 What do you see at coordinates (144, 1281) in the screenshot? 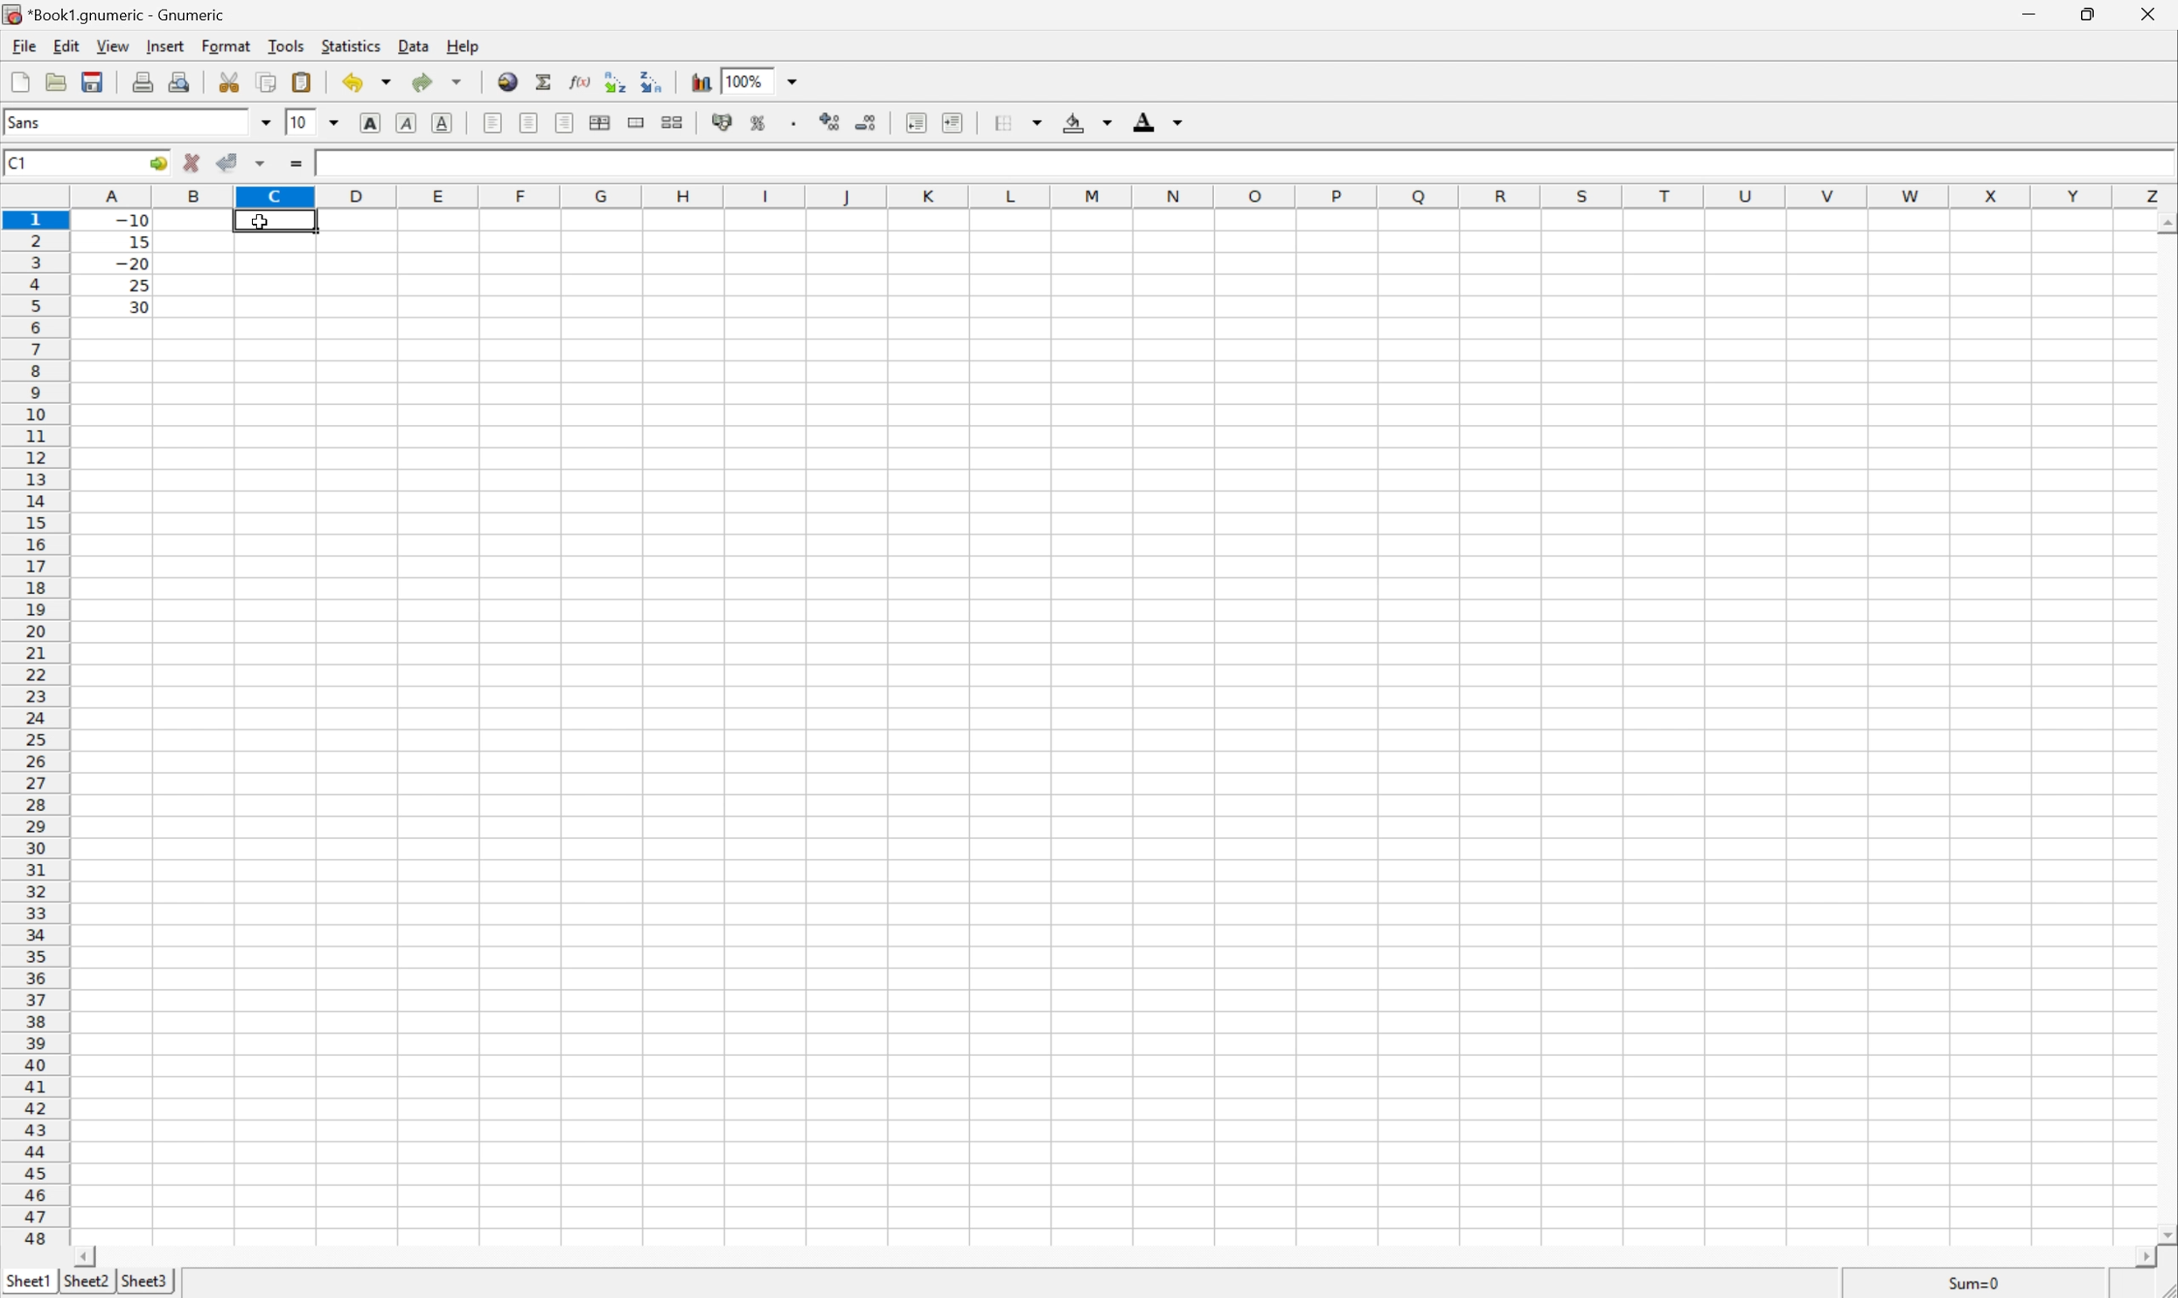
I see `Shee3` at bounding box center [144, 1281].